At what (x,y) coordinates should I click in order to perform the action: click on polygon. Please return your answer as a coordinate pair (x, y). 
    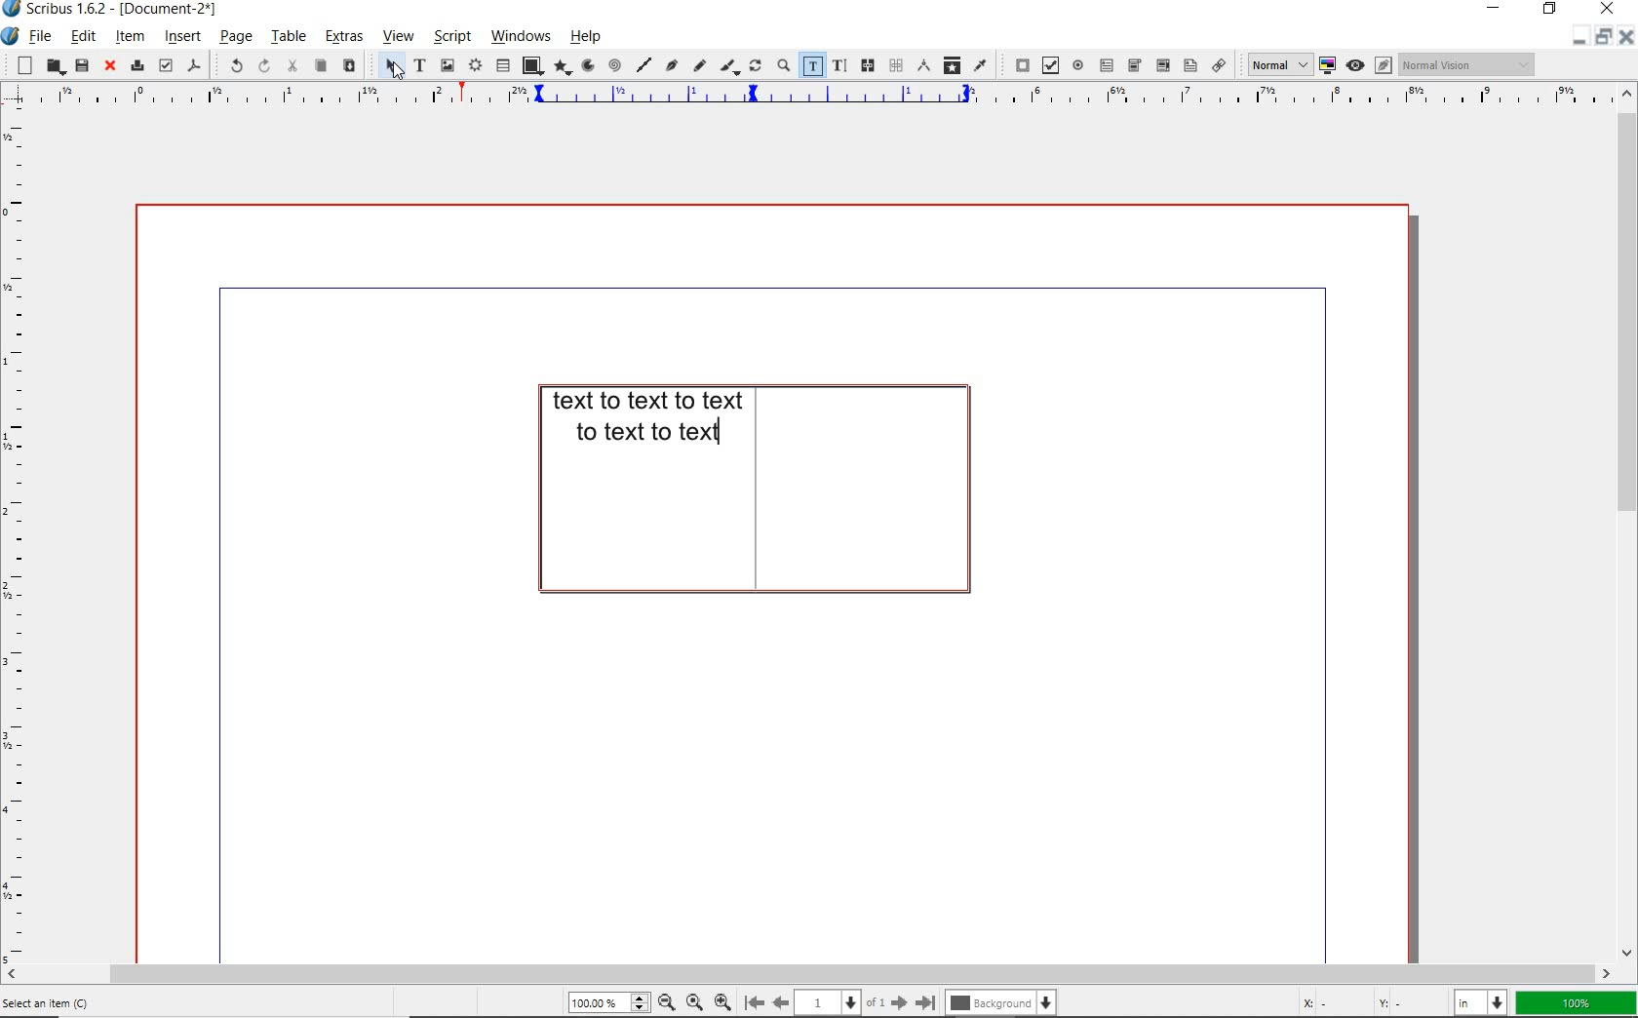
    Looking at the image, I should click on (560, 66).